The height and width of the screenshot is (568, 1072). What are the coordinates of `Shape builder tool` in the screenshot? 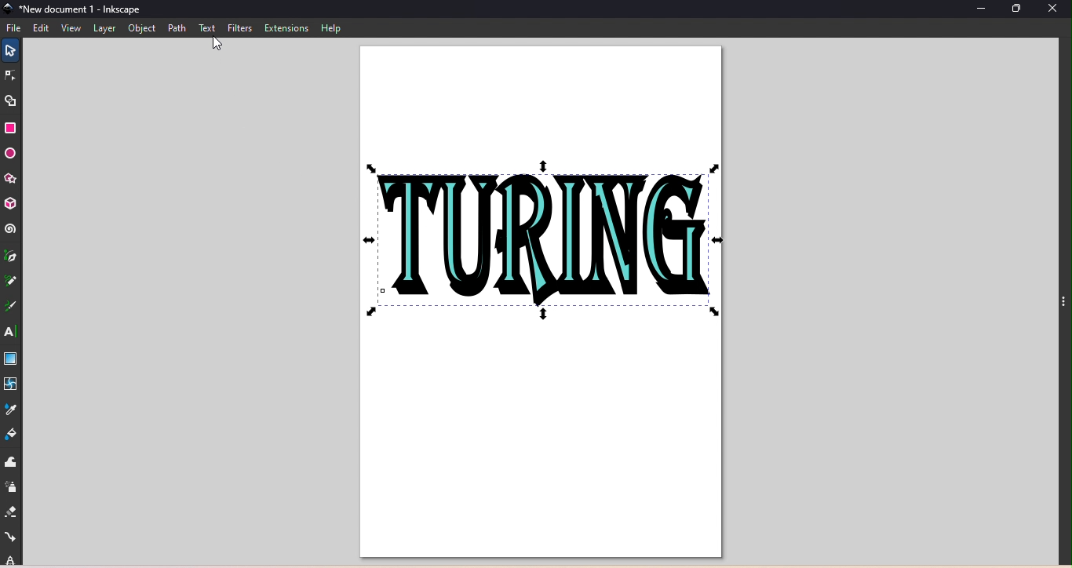 It's located at (15, 100).